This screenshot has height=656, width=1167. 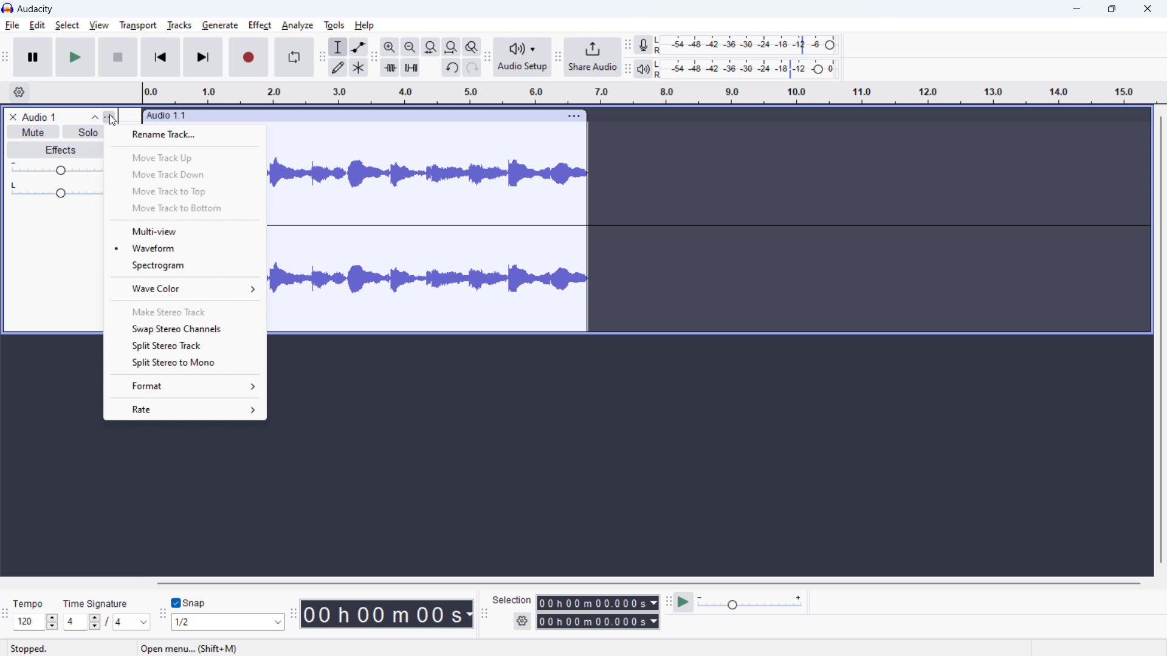 What do you see at coordinates (260, 26) in the screenshot?
I see `effect` at bounding box center [260, 26].